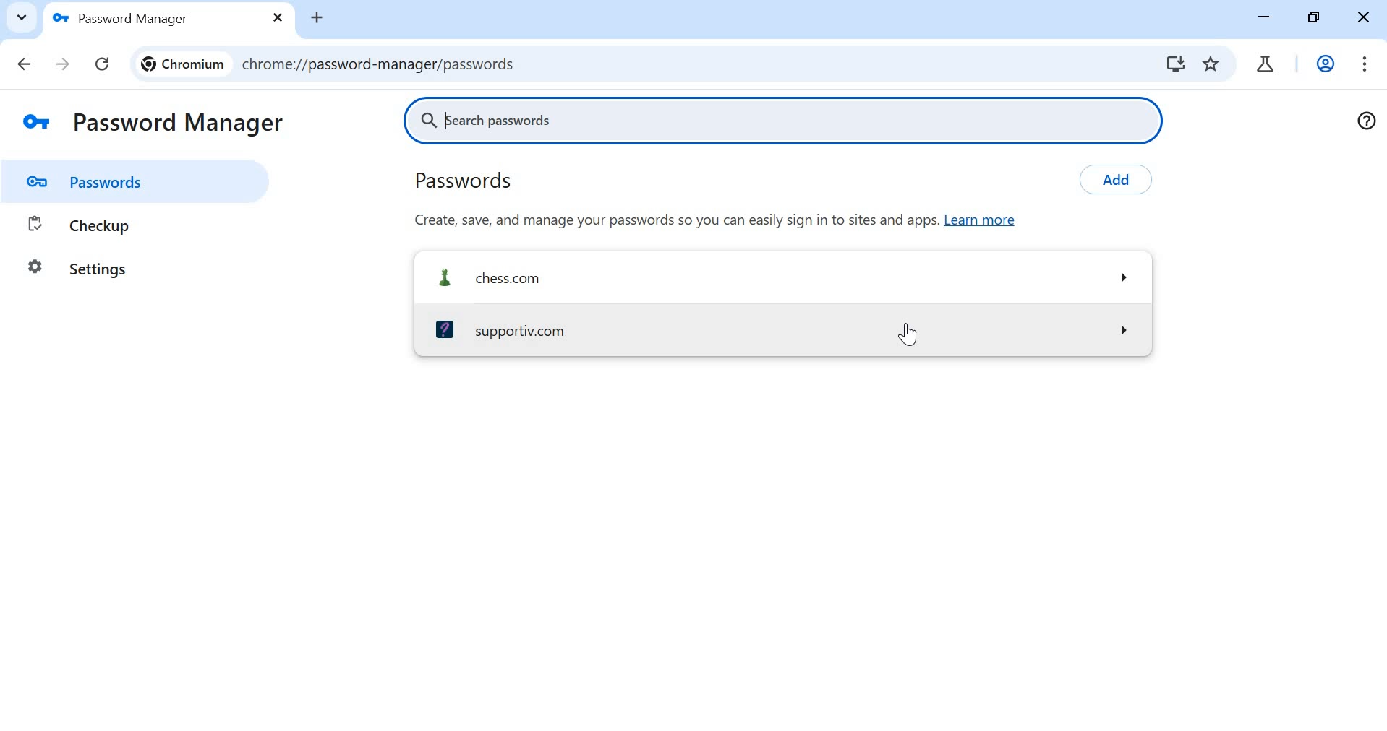 The width and height of the screenshot is (1387, 731). I want to click on install password manager, so click(1177, 65).